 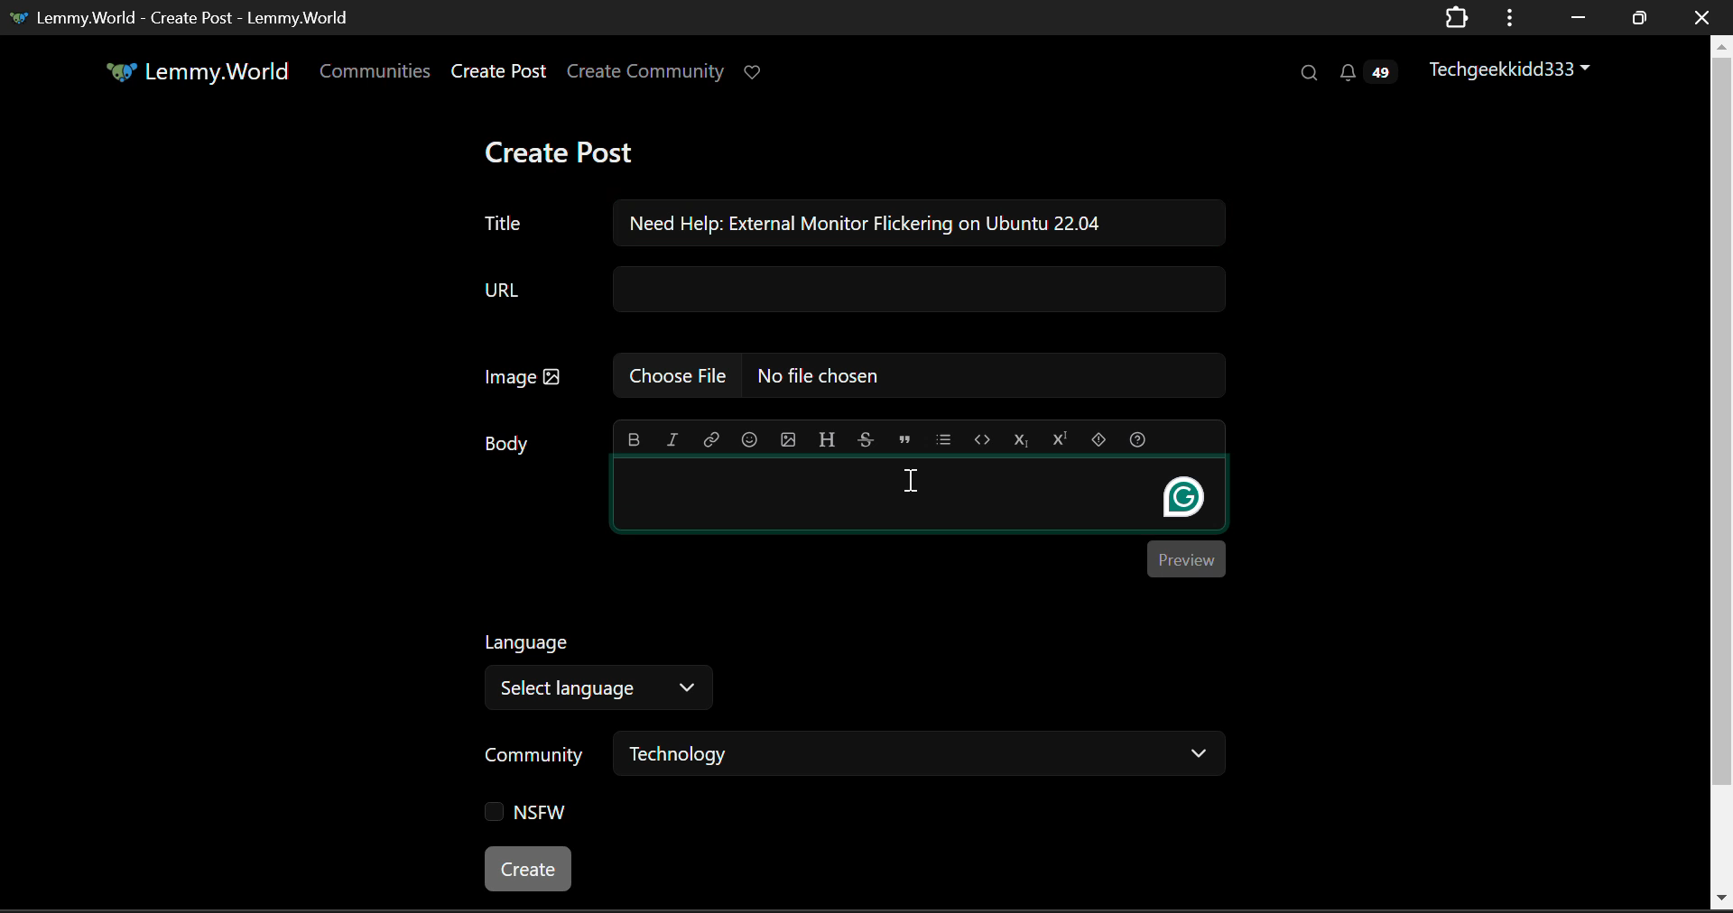 What do you see at coordinates (645, 69) in the screenshot?
I see `Create Community Page Link` at bounding box center [645, 69].